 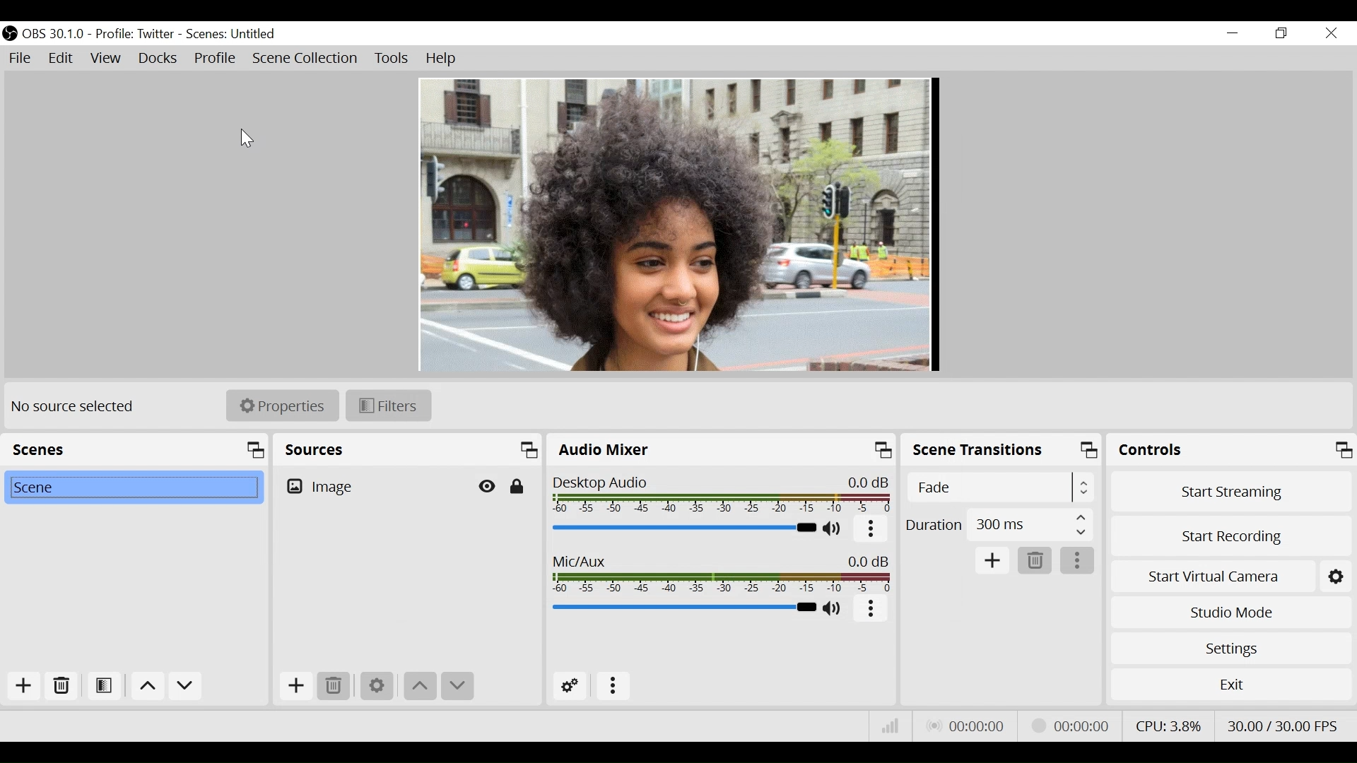 I want to click on Exit, so click(x=1229, y=684).